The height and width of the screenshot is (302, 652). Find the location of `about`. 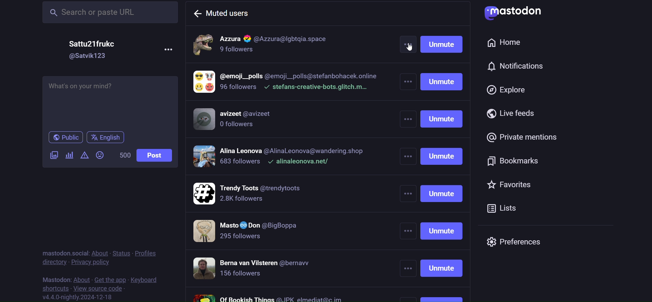

about is located at coordinates (81, 278).